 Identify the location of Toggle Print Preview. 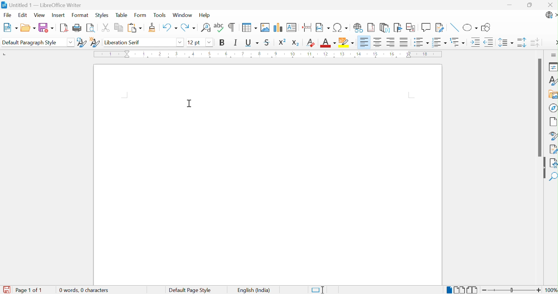
(90, 28).